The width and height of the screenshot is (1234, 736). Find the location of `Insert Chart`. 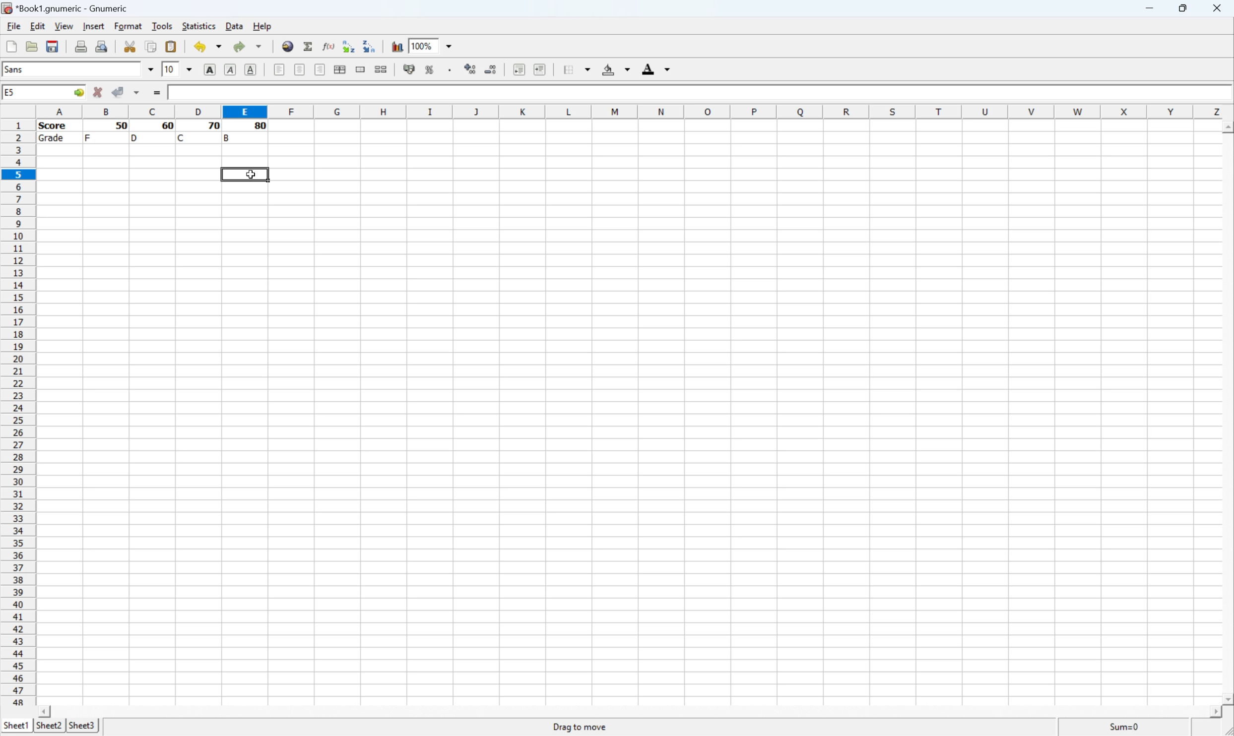

Insert Chart is located at coordinates (396, 45).